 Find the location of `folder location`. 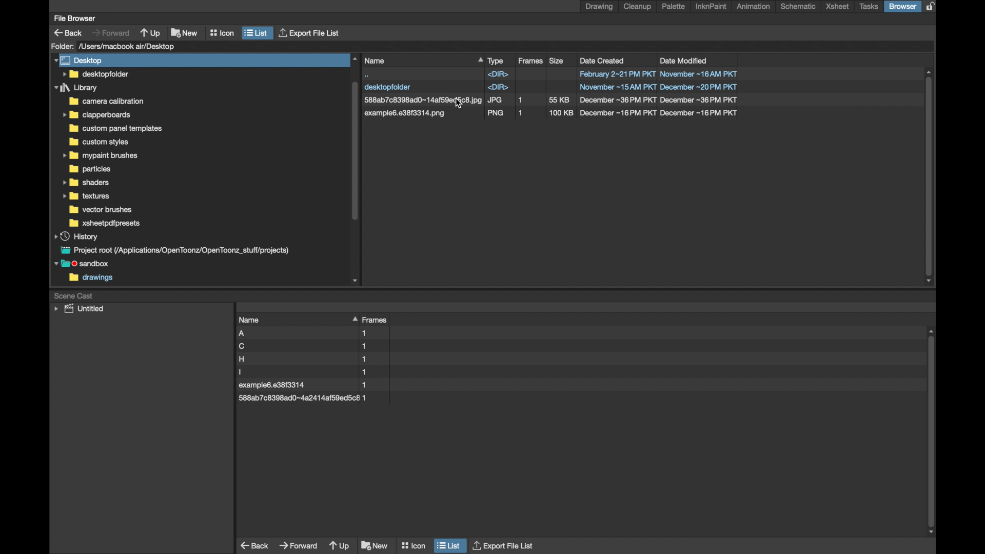

folder location is located at coordinates (129, 46).